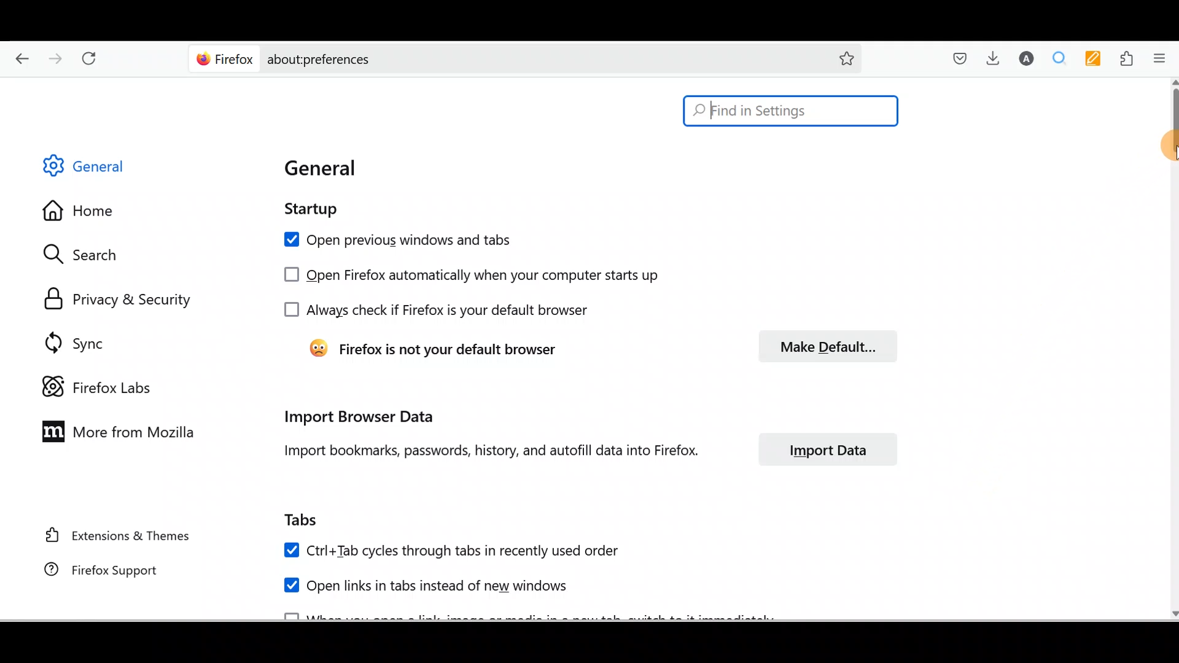 This screenshot has width=1179, height=663. What do you see at coordinates (87, 254) in the screenshot?
I see `Search` at bounding box center [87, 254].